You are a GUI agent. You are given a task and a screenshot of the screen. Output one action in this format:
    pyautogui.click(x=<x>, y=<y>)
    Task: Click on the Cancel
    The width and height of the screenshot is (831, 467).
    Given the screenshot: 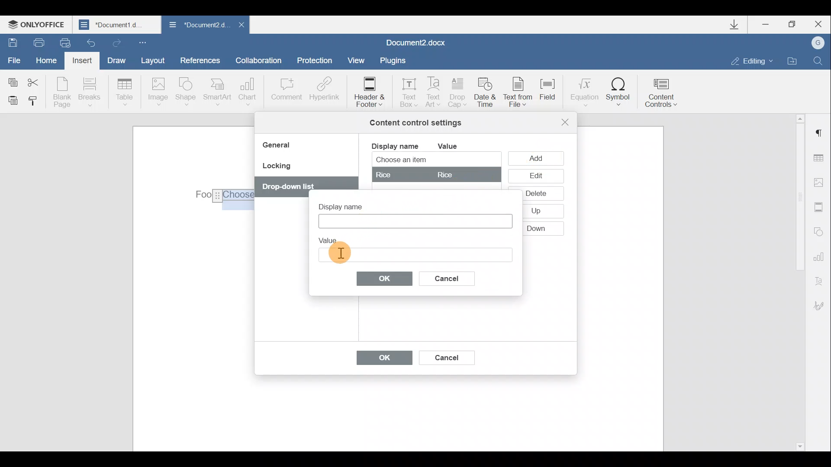 What is the action you would take?
    pyautogui.click(x=454, y=277)
    